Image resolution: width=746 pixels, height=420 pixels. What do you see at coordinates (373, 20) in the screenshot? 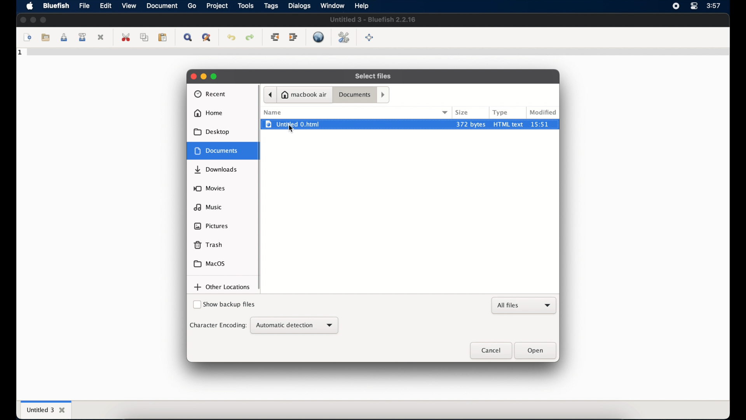
I see `Untitied 3 - Bluefish 2.2.16` at bounding box center [373, 20].